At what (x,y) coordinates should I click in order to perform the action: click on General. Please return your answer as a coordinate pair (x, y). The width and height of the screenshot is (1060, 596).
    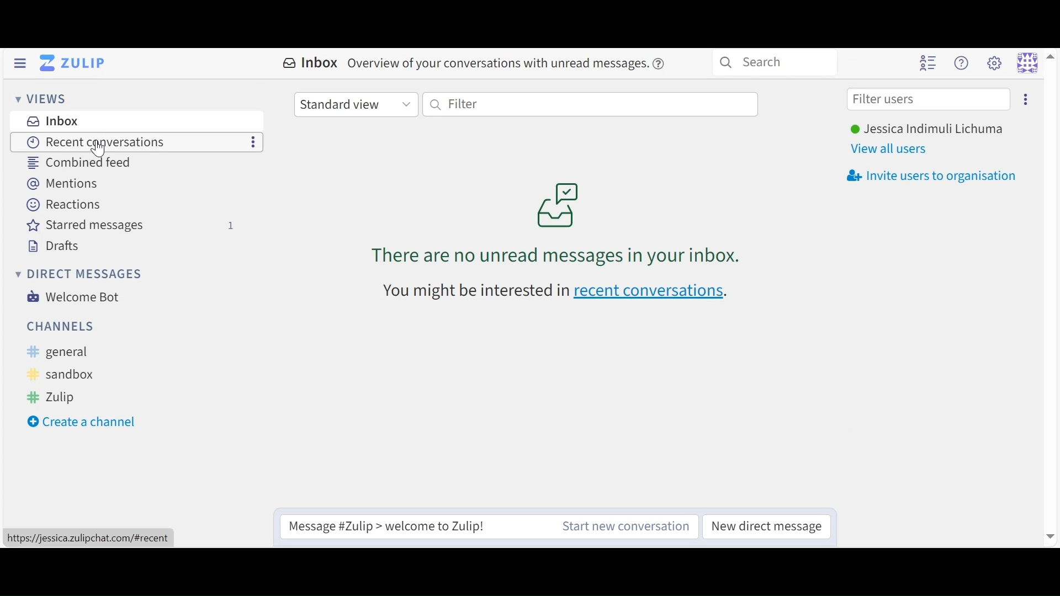
    Looking at the image, I should click on (58, 352).